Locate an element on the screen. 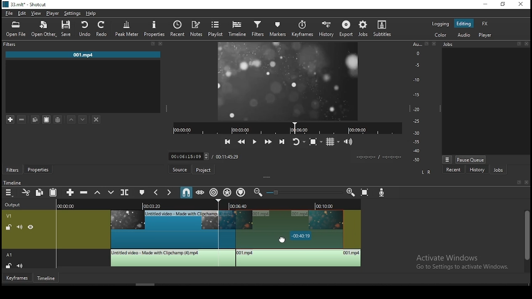 The height and width of the screenshot is (299, 532). zoom in or zoom out slider is located at coordinates (305, 192).